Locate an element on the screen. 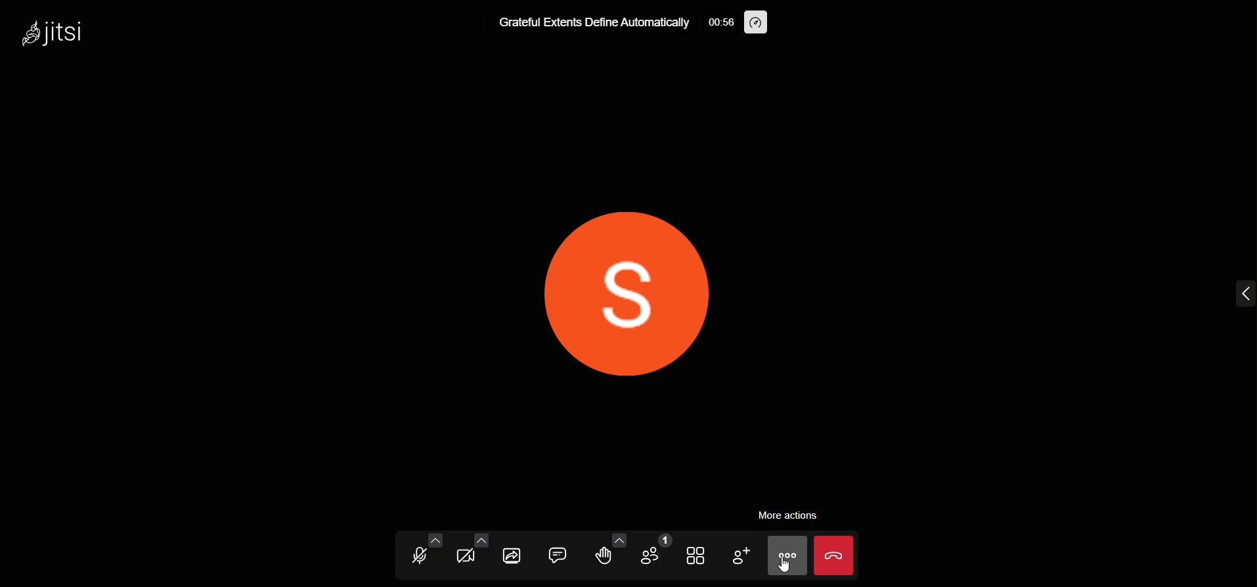 The image size is (1257, 587). leave the meeting is located at coordinates (835, 555).